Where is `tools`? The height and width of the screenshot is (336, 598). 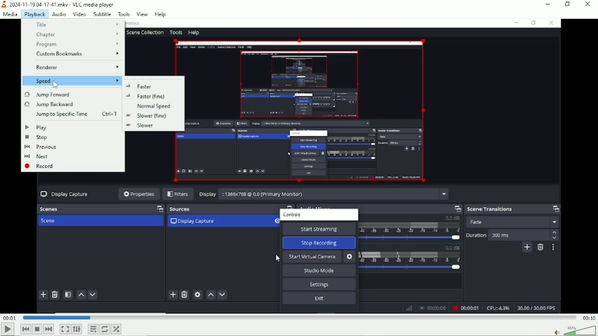 tools is located at coordinates (123, 14).